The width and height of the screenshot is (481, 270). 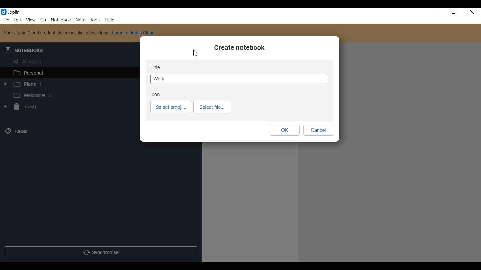 I want to click on Title, so click(x=157, y=67).